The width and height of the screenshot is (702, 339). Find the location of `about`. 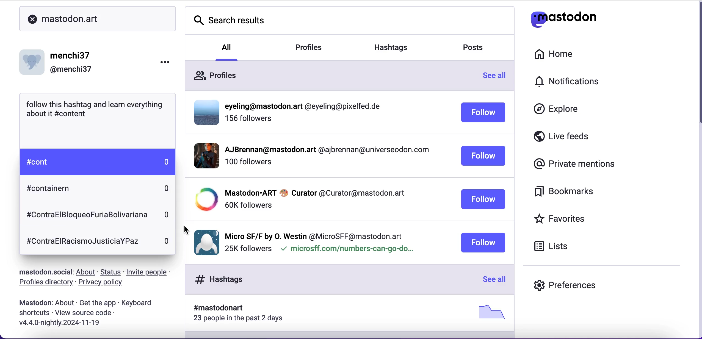

about is located at coordinates (65, 303).